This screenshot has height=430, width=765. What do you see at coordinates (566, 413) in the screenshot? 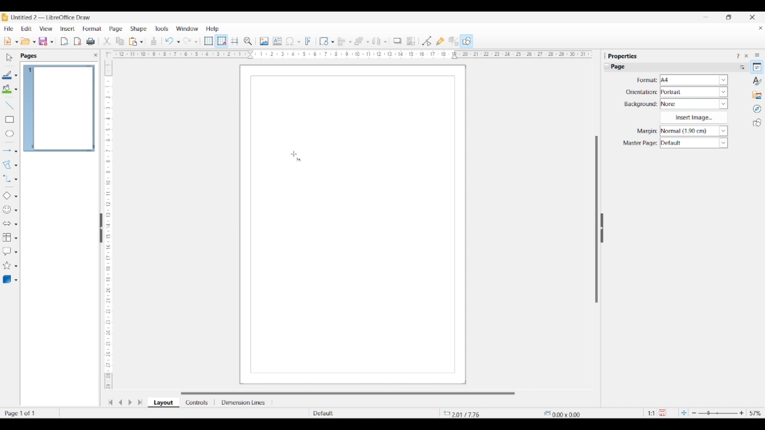
I see `Dimensions of selected shape` at bounding box center [566, 413].